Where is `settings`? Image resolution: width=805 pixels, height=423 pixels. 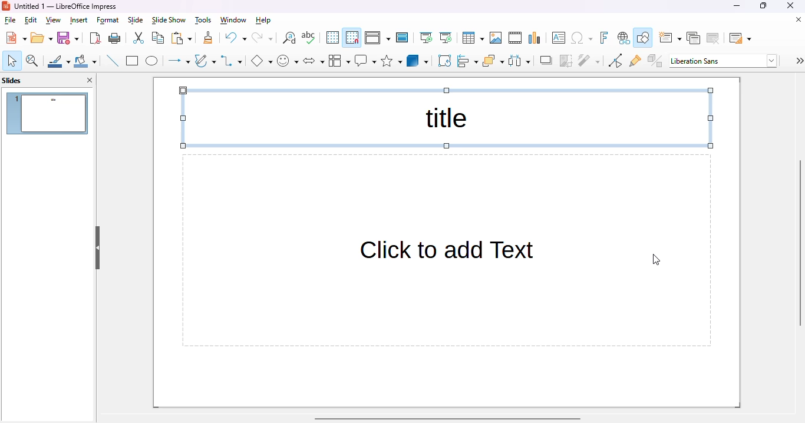 settings is located at coordinates (799, 61).